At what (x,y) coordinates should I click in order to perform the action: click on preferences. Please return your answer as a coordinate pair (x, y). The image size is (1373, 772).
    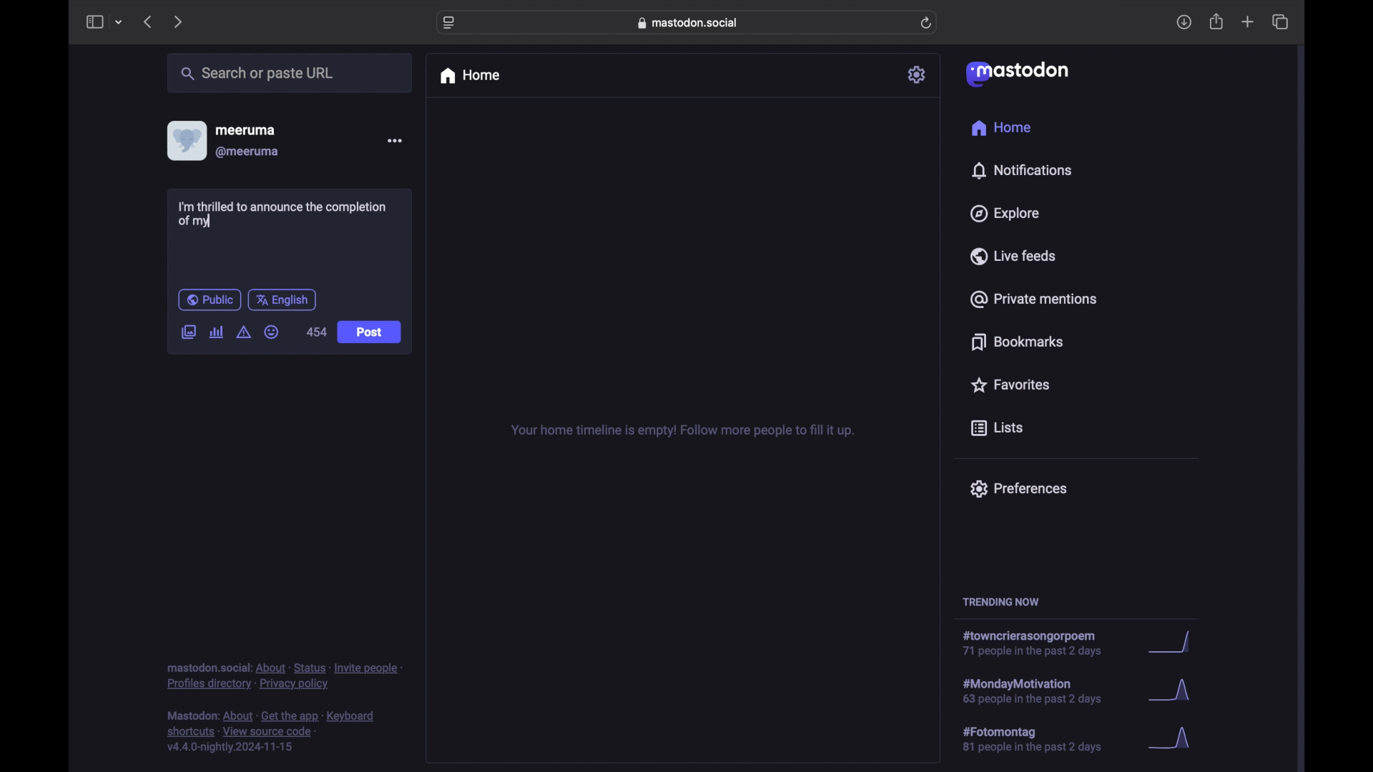
    Looking at the image, I should click on (1018, 489).